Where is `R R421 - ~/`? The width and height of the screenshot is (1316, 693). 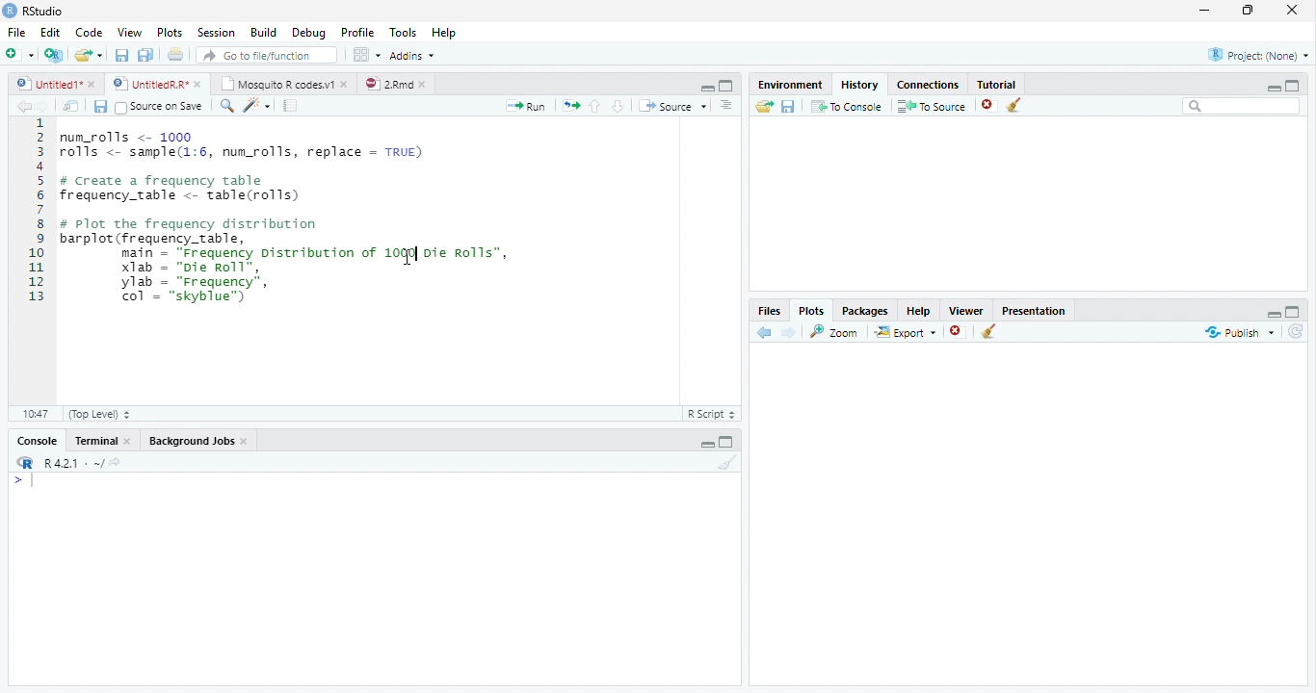 R R421 - ~/ is located at coordinates (66, 463).